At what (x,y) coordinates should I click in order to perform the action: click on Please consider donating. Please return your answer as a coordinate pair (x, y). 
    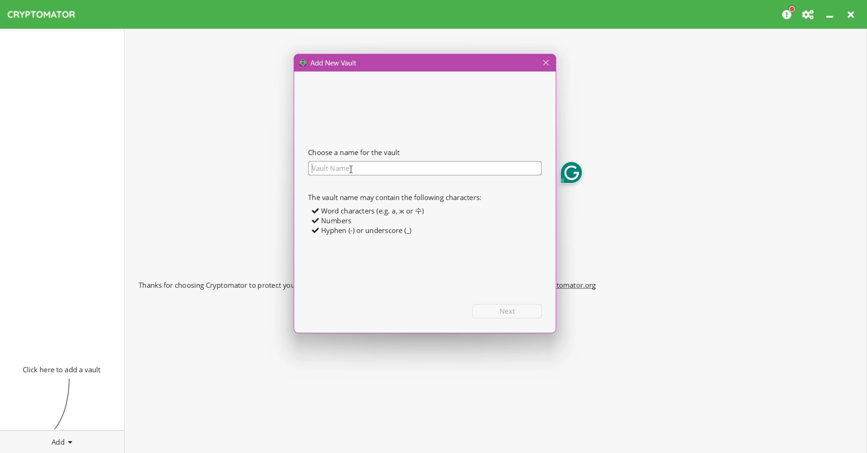
    Looking at the image, I should click on (788, 13).